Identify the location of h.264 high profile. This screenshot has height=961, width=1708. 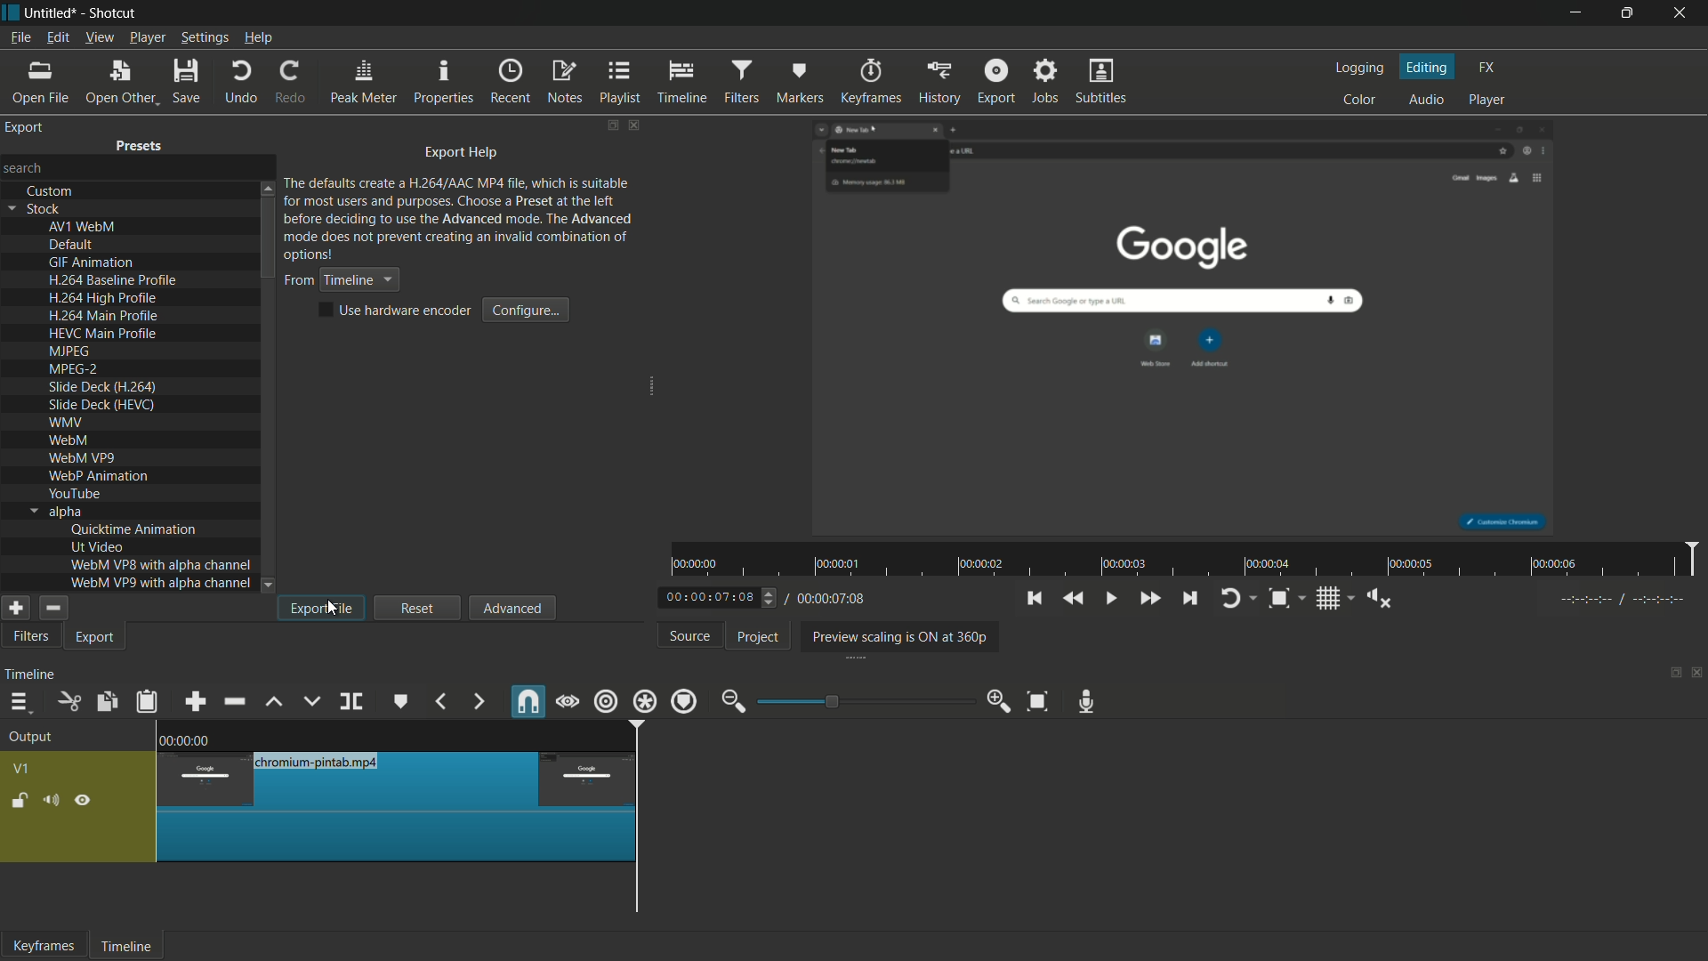
(99, 299).